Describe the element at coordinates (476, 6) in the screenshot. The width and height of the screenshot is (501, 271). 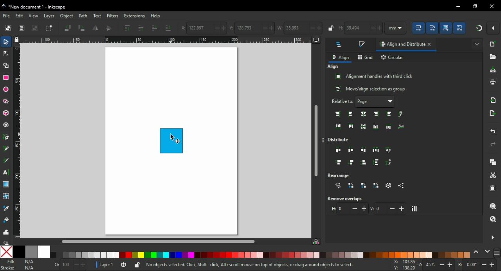
I see `restore` at that location.